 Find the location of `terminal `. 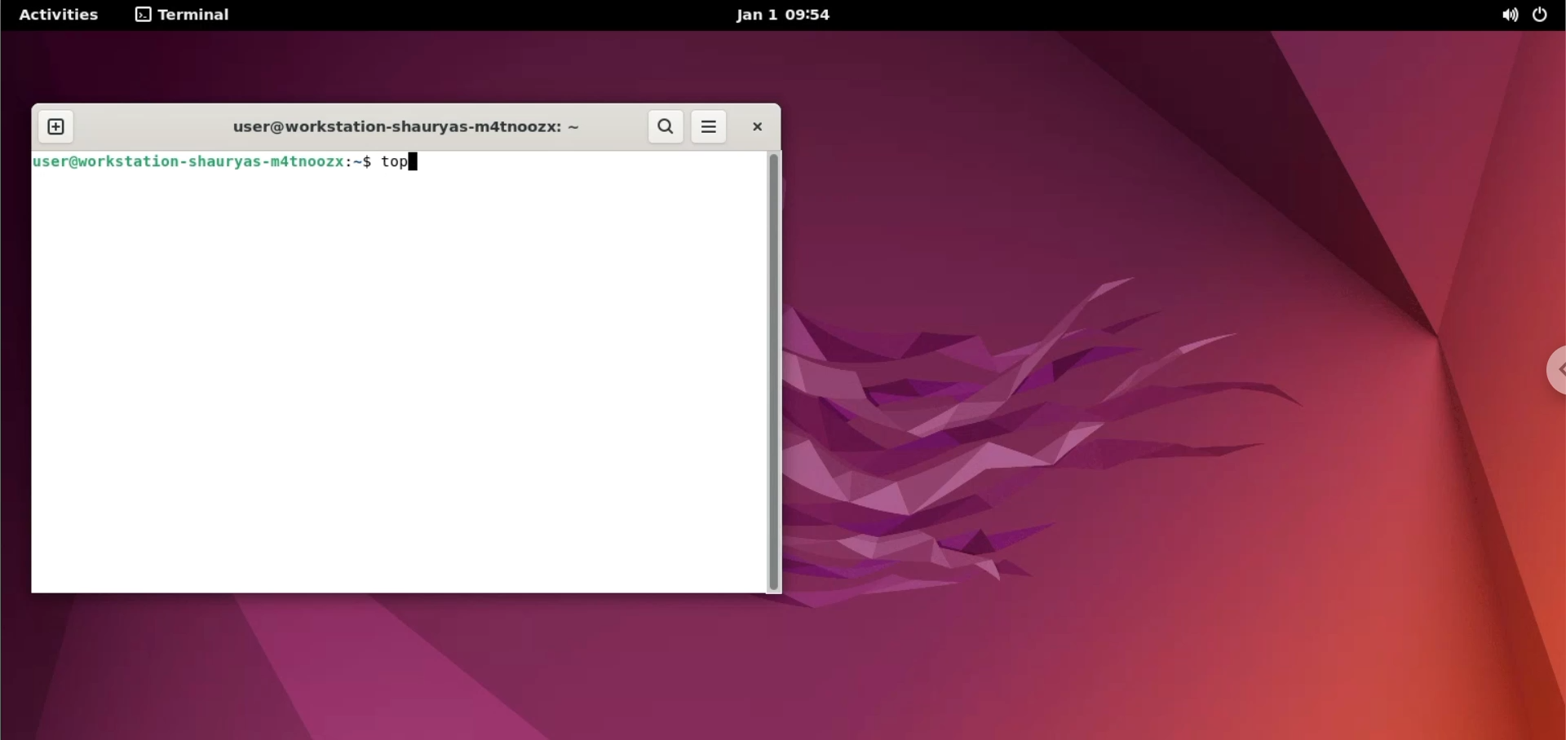

terminal  is located at coordinates (184, 17).